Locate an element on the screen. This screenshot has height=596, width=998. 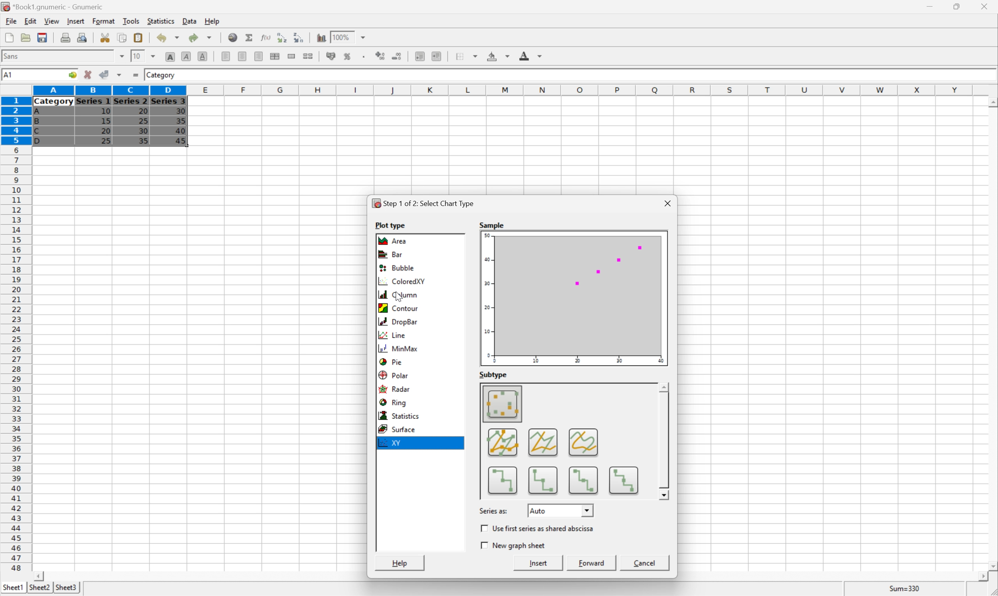
20 is located at coordinates (106, 131).